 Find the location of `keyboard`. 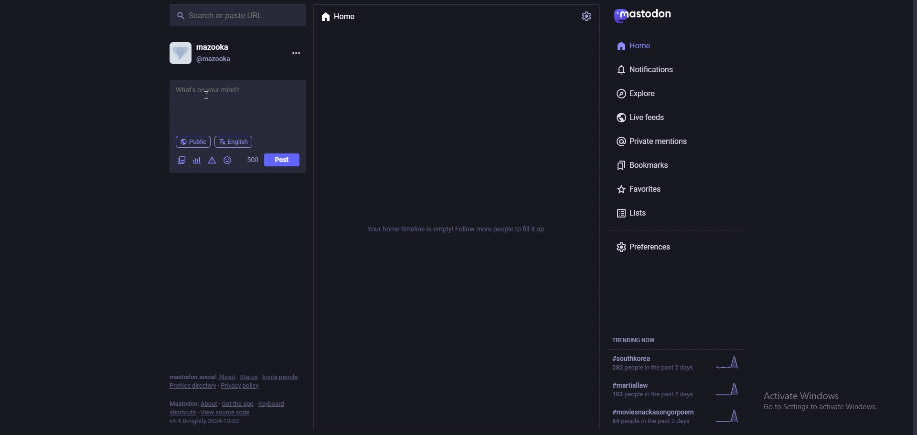

keyboard is located at coordinates (273, 404).